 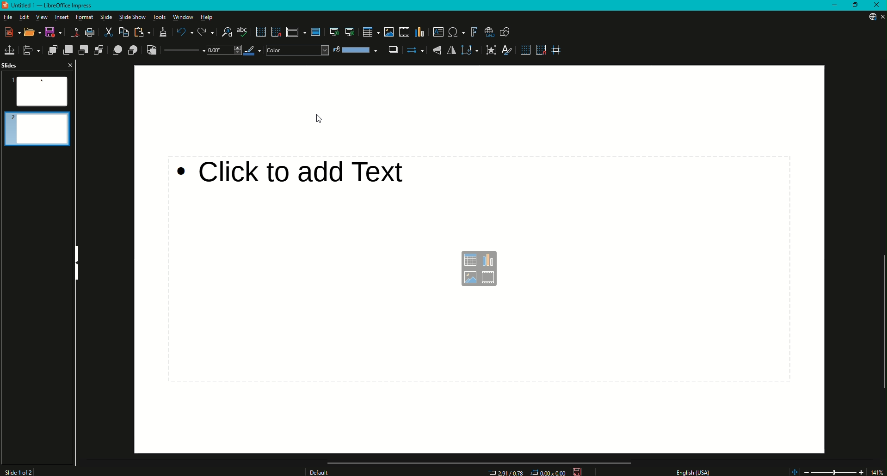 I want to click on Show Draw Function, so click(x=504, y=32).